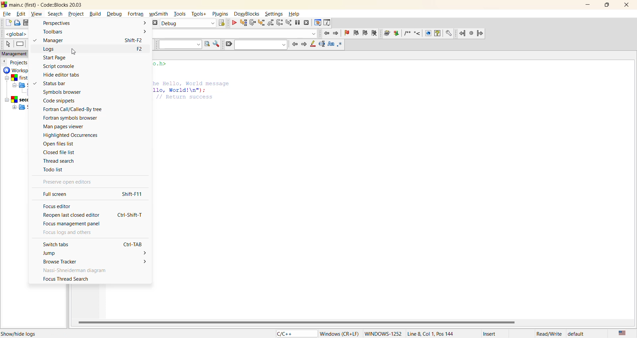 This screenshot has height=338, width=637. Describe the element at coordinates (191, 86) in the screenshot. I see `code` at that location.